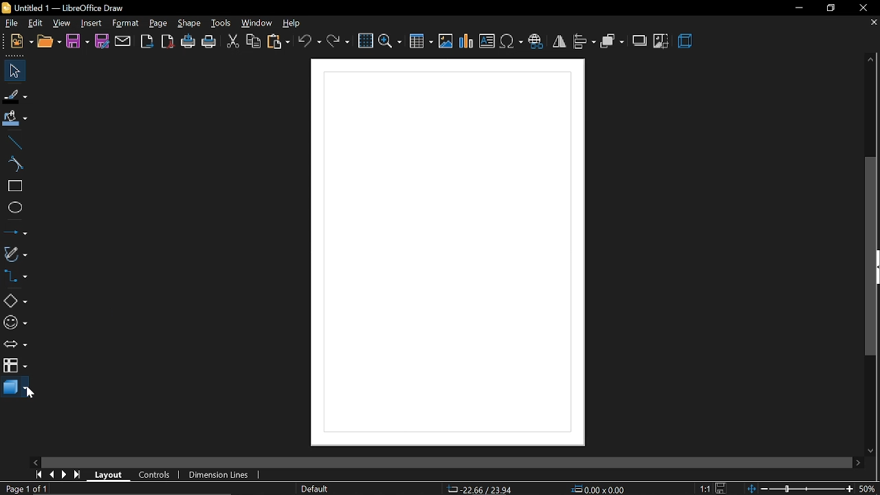 The width and height of the screenshot is (880, 495). Describe the element at coordinates (859, 462) in the screenshot. I see `move right` at that location.